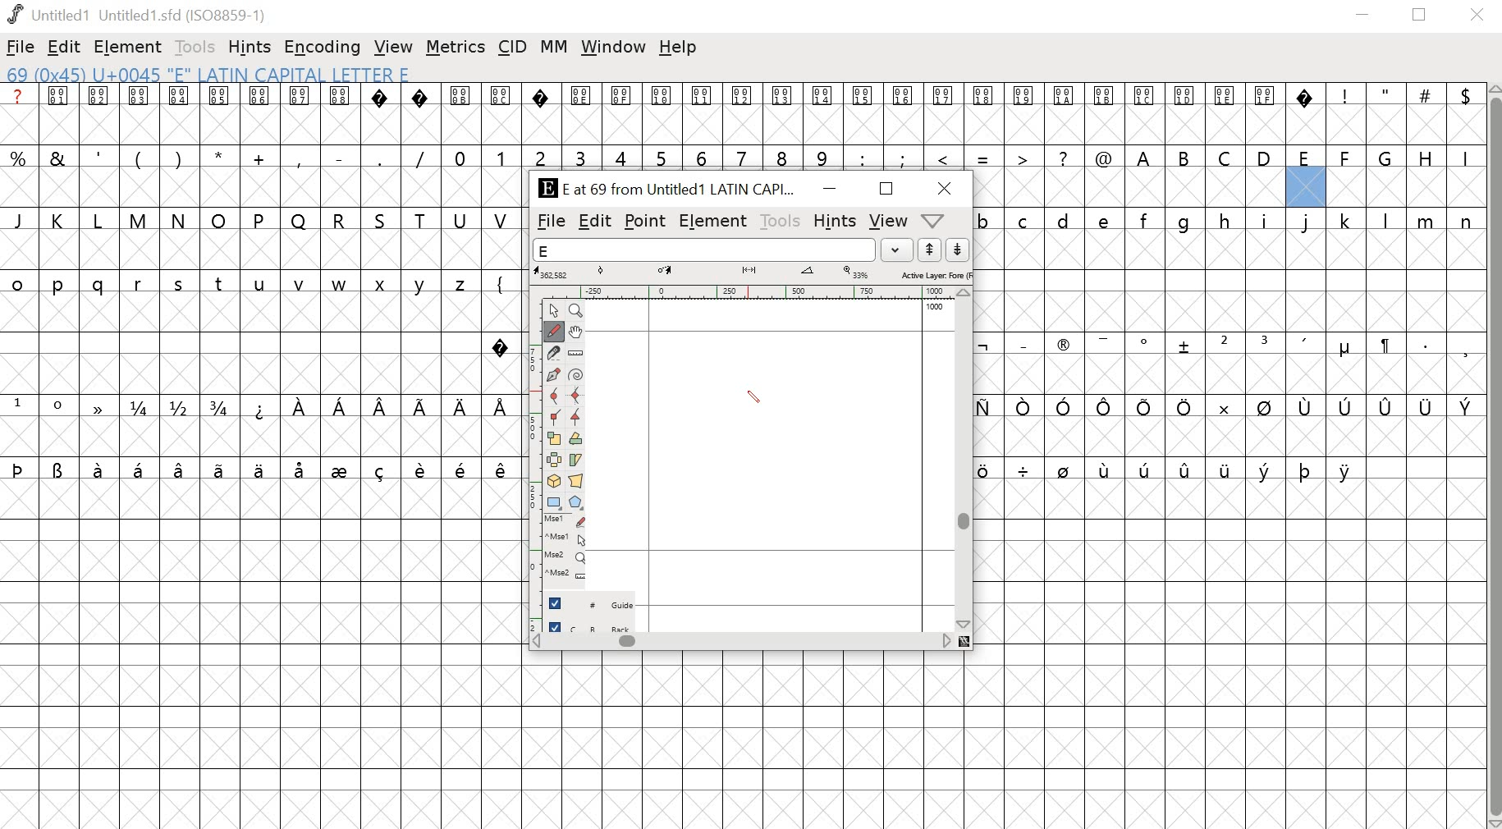 This screenshot has width=1502, height=829. Describe the element at coordinates (575, 418) in the screenshot. I see `Tangent` at that location.